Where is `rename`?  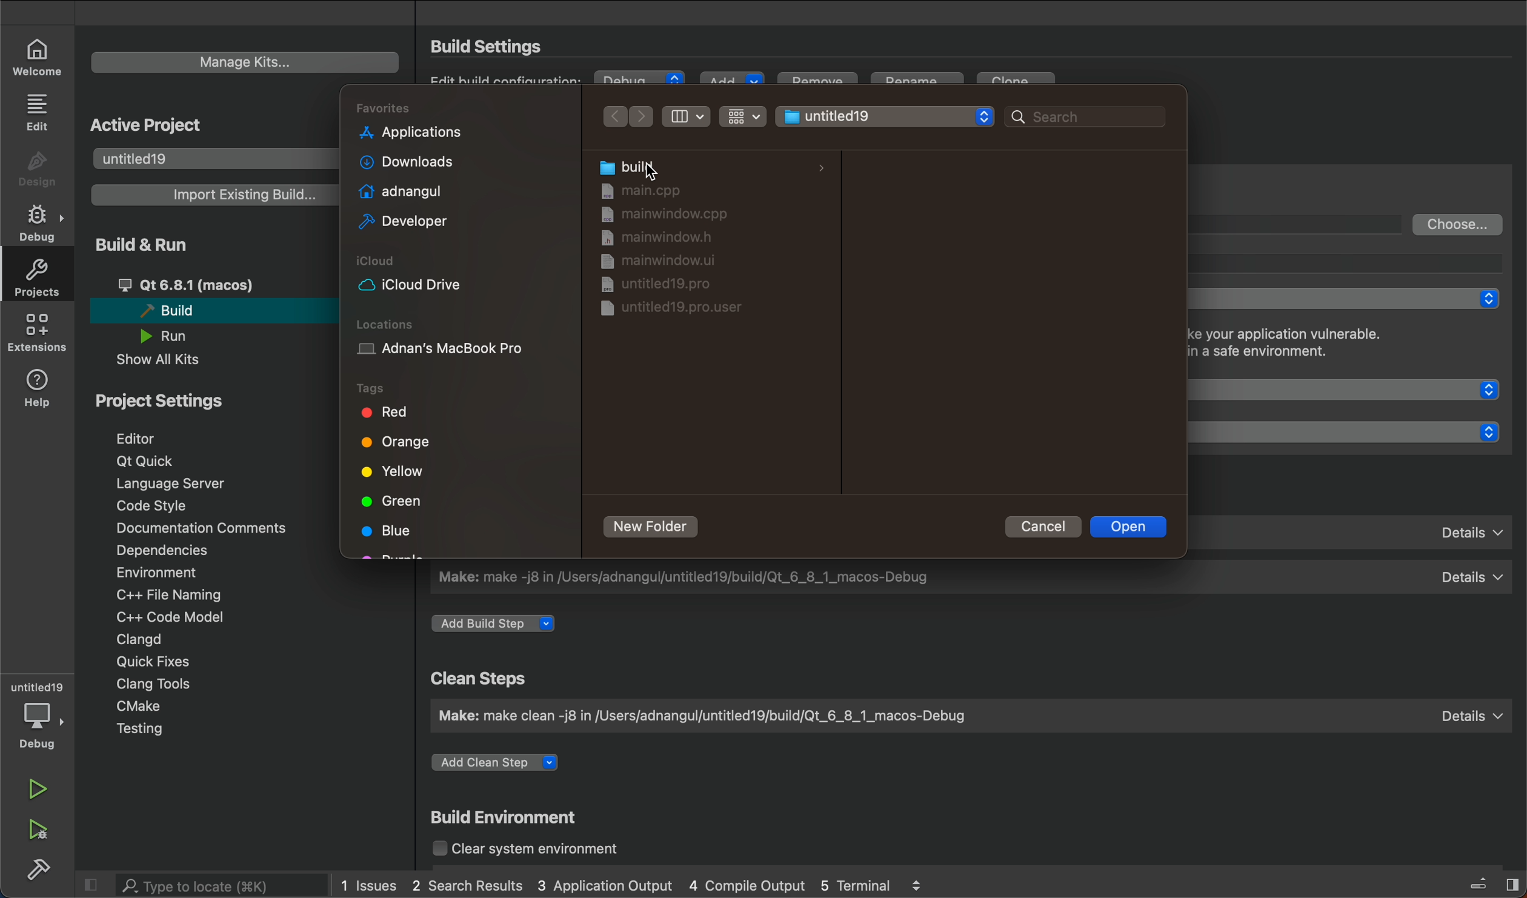
rename is located at coordinates (920, 84).